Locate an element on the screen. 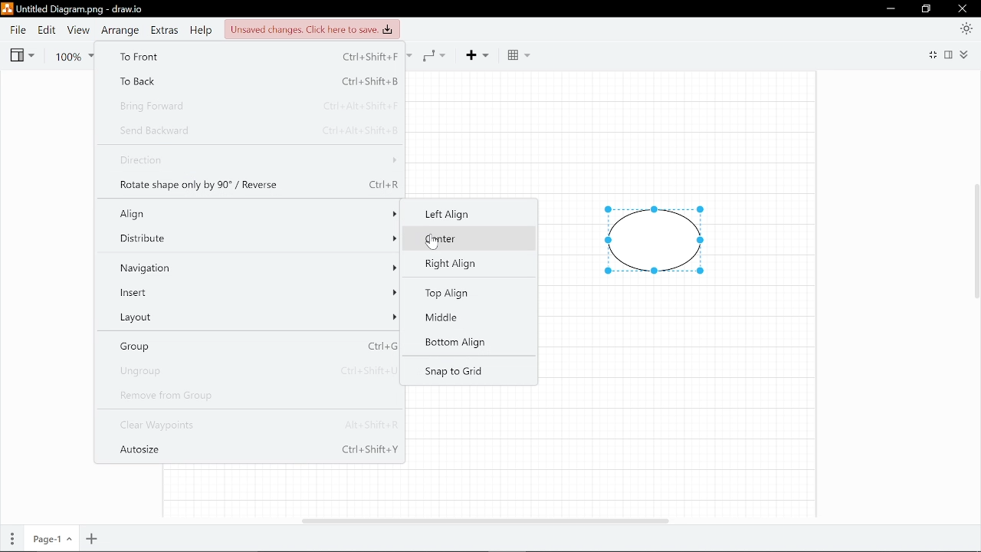  Current page is located at coordinates (50, 540).